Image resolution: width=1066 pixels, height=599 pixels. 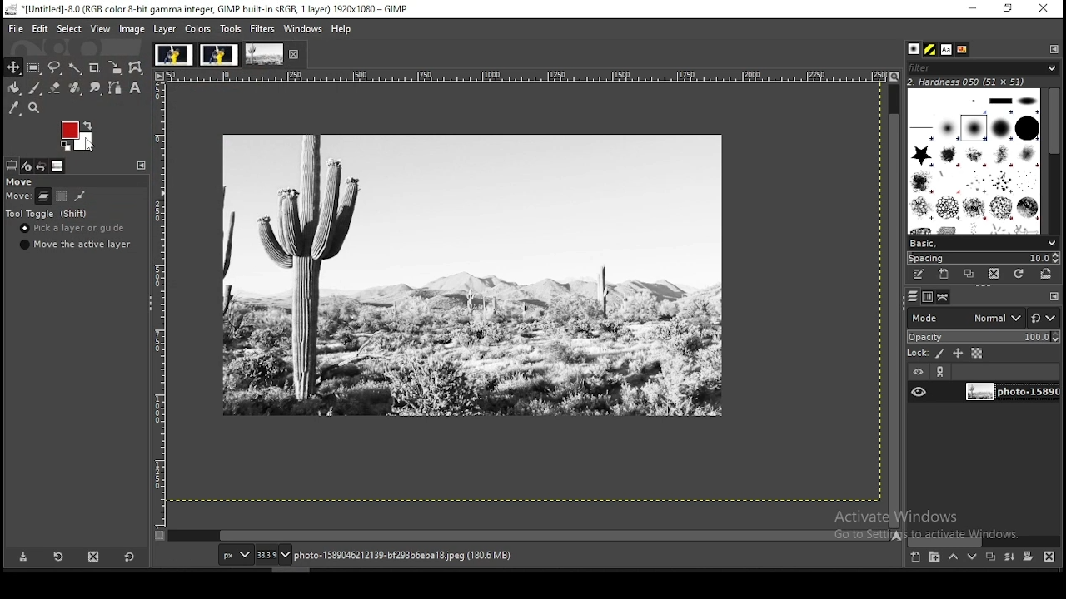 I want to click on edit, so click(x=42, y=28).